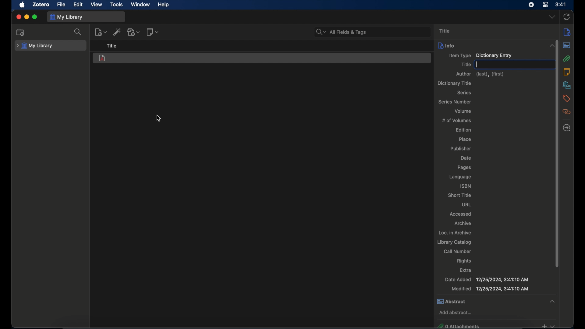  What do you see at coordinates (153, 32) in the screenshot?
I see `new notes` at bounding box center [153, 32].